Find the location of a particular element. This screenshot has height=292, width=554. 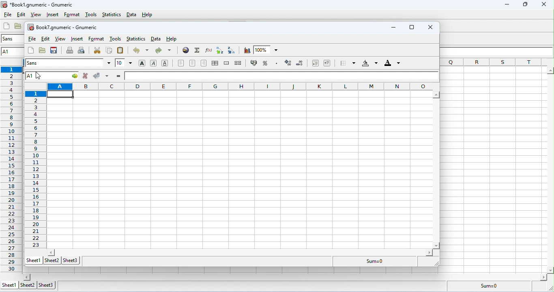

column headings is located at coordinates (497, 62).